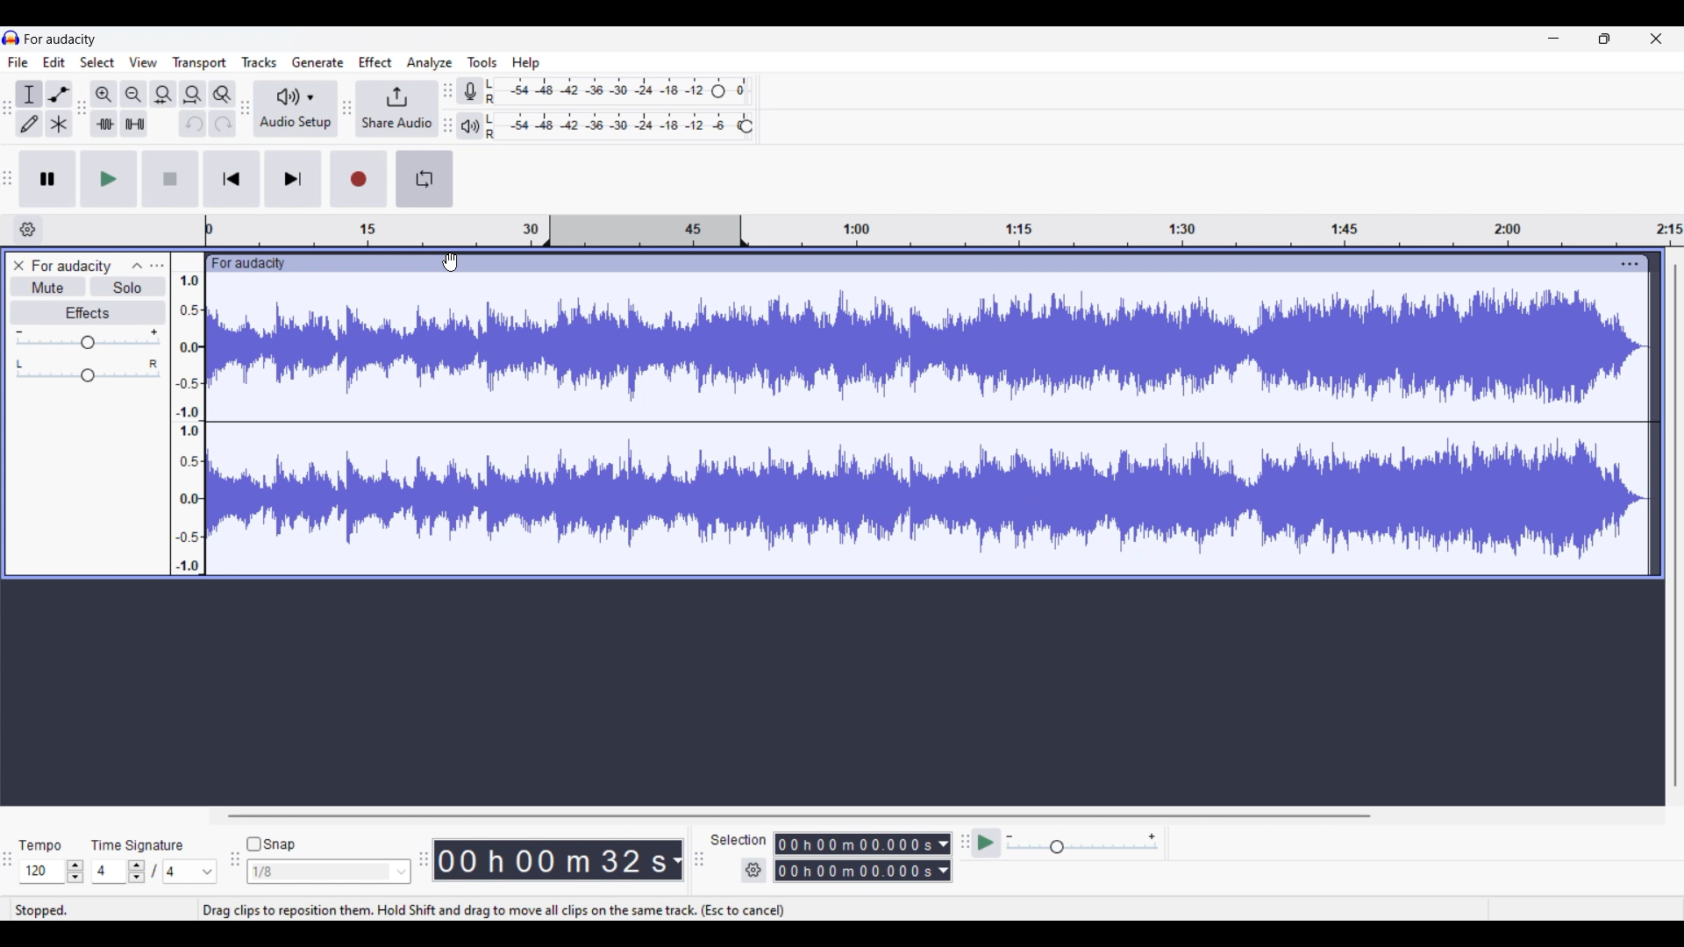 Image resolution: width=1684 pixels, height=947 pixels. Describe the element at coordinates (104, 95) in the screenshot. I see `Zoom in` at that location.